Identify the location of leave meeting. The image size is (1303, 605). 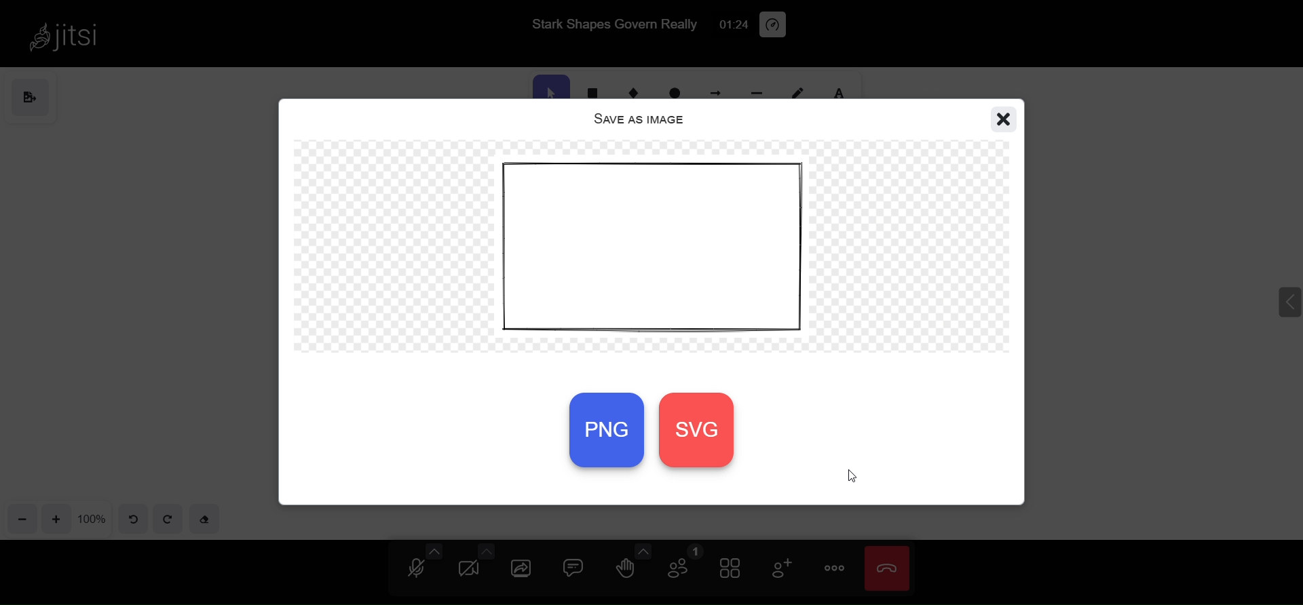
(890, 568).